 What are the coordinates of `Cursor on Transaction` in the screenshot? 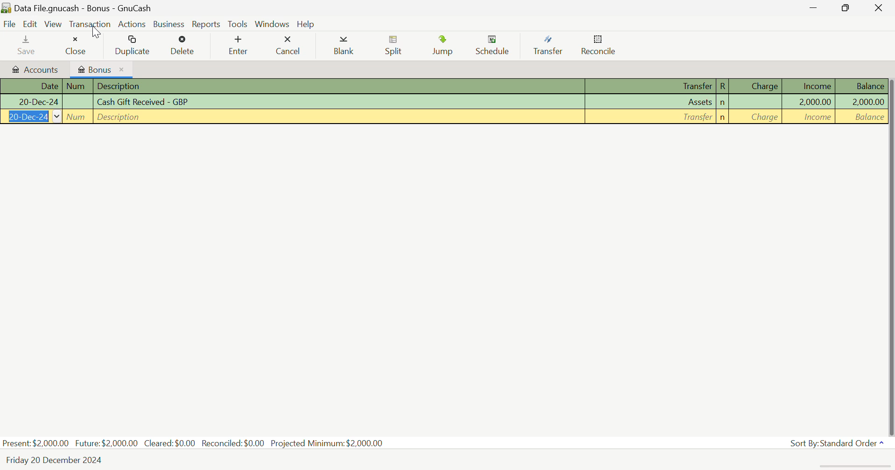 It's located at (95, 29).